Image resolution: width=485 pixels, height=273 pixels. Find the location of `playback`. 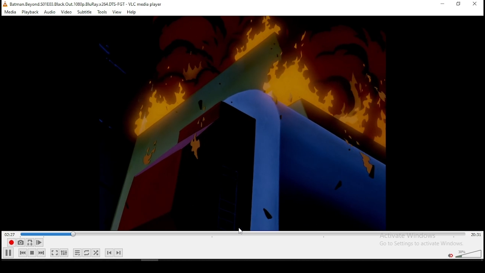

playback is located at coordinates (30, 12).